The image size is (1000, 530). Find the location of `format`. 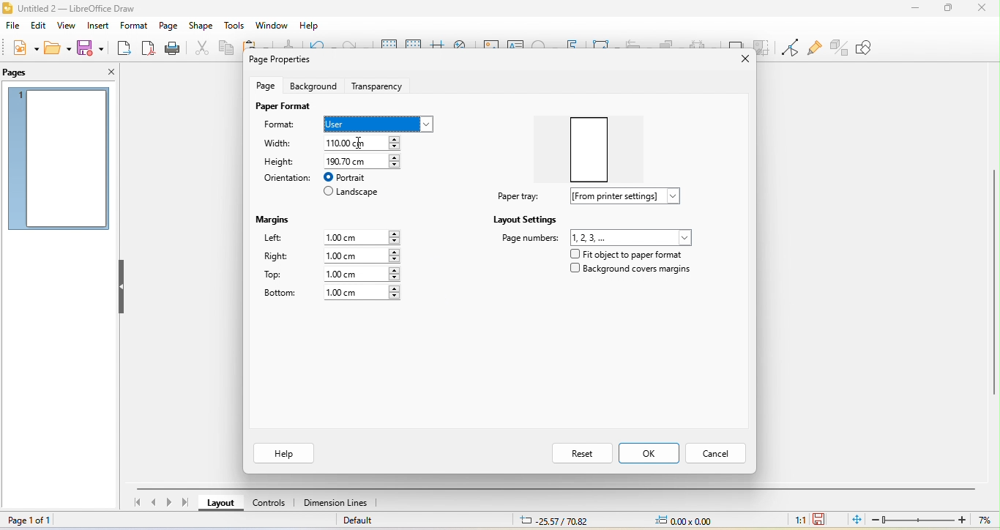

format is located at coordinates (132, 27).